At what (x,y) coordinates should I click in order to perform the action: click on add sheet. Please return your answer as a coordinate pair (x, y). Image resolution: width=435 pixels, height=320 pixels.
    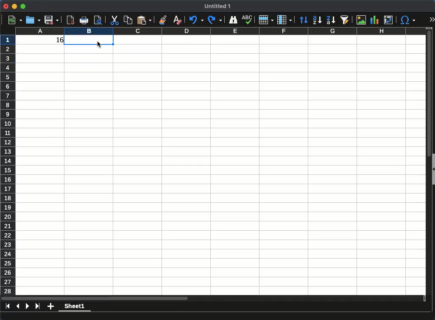
    Looking at the image, I should click on (50, 307).